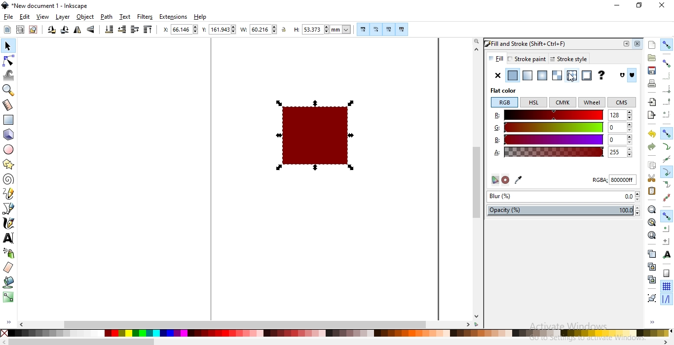 The width and height of the screenshot is (674, 345). What do you see at coordinates (601, 75) in the screenshot?
I see `unset paint` at bounding box center [601, 75].